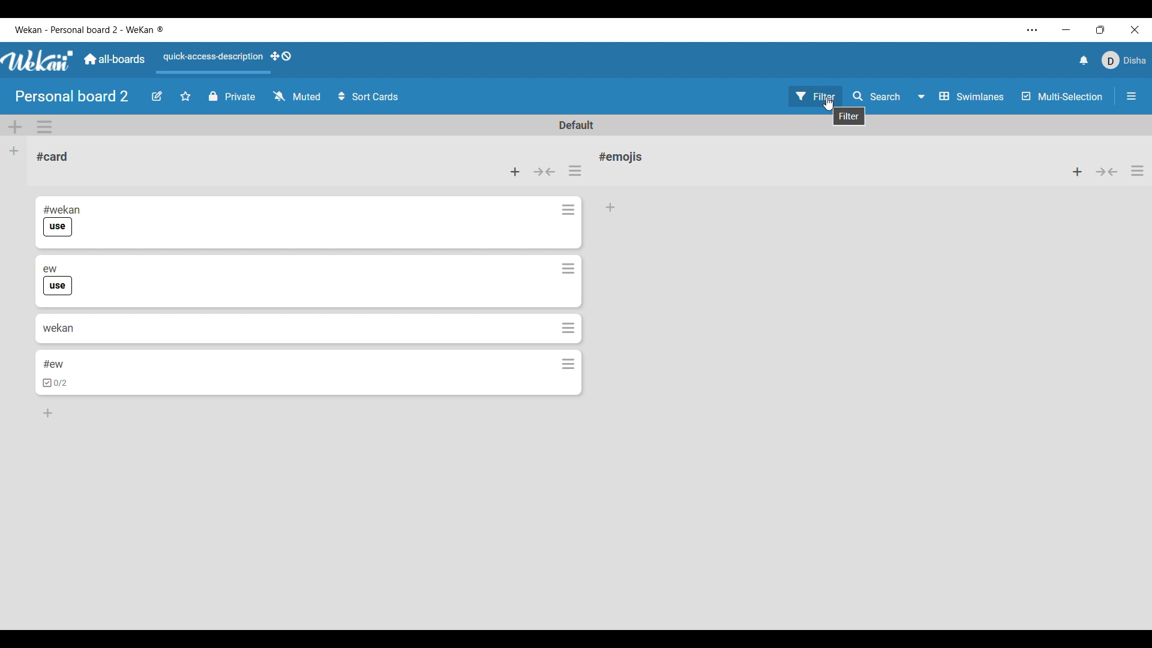 The width and height of the screenshot is (1152, 648). I want to click on Settings and more, so click(1033, 30).